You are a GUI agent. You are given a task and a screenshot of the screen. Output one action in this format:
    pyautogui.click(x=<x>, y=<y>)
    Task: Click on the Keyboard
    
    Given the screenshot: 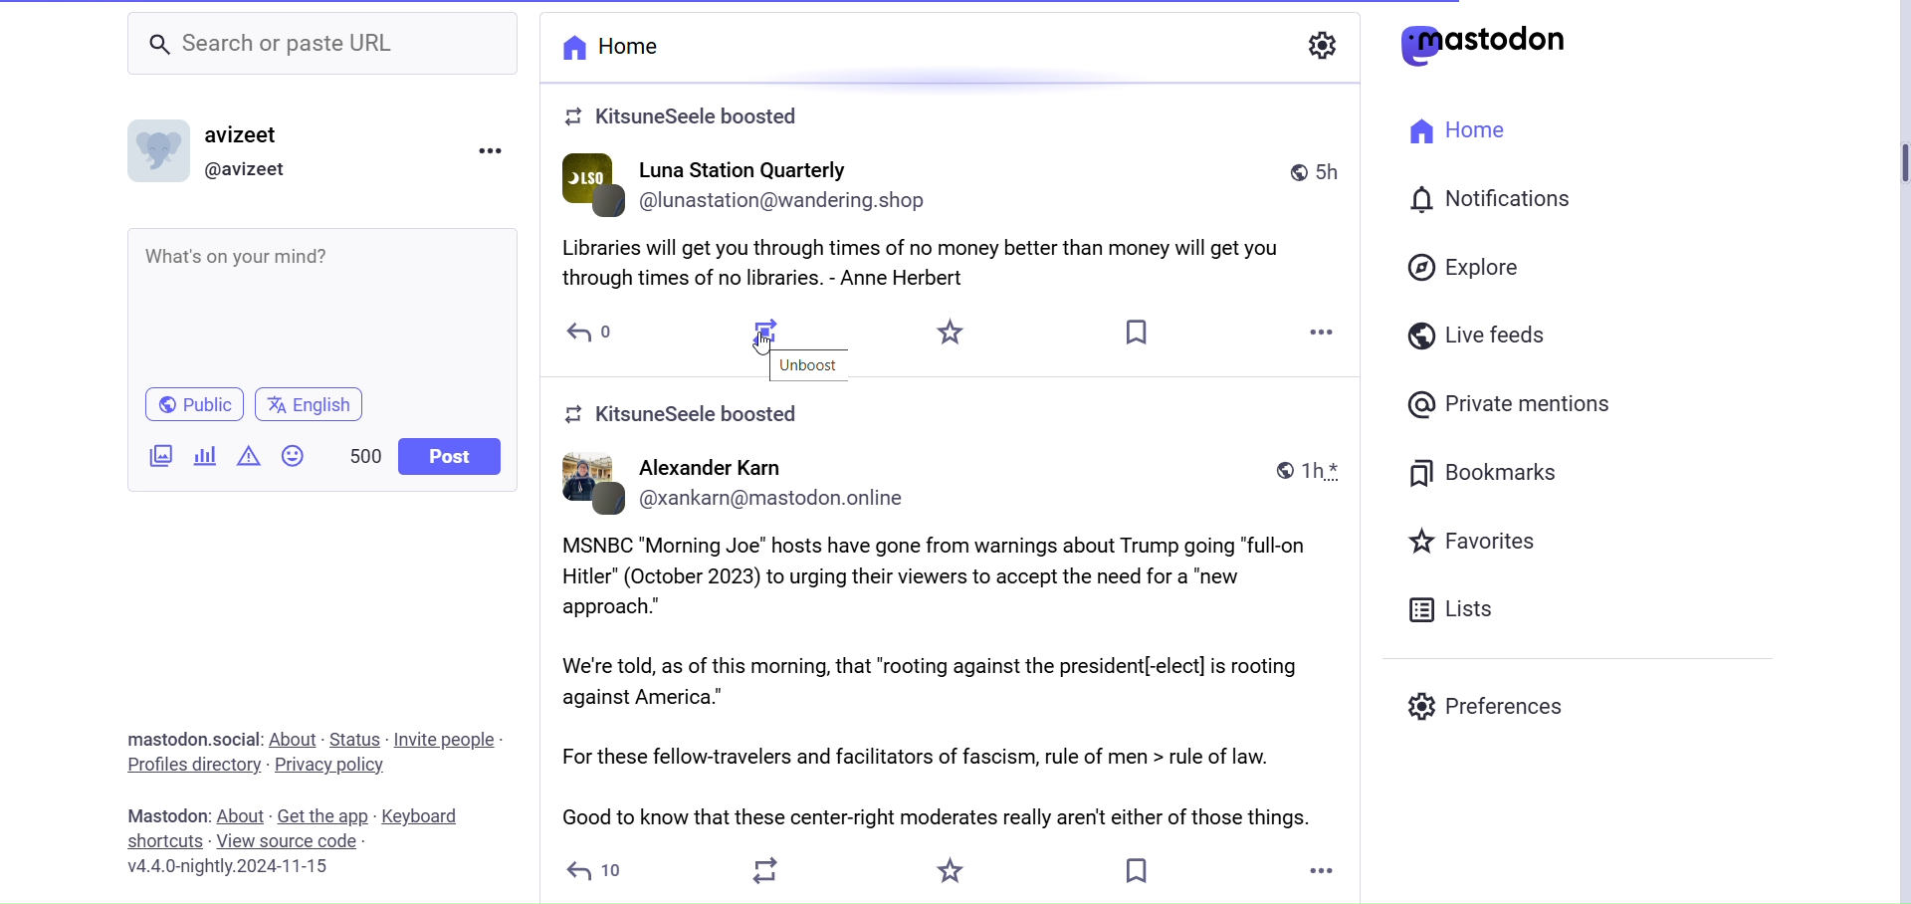 What is the action you would take?
    pyautogui.click(x=420, y=815)
    